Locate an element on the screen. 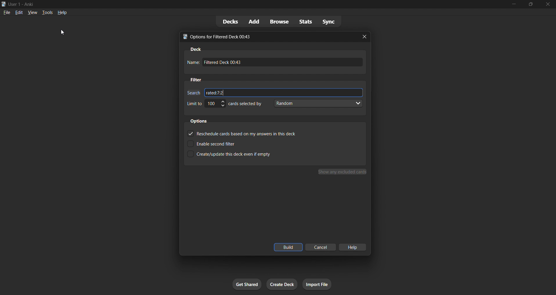 The image size is (556, 295). stats is located at coordinates (304, 21).